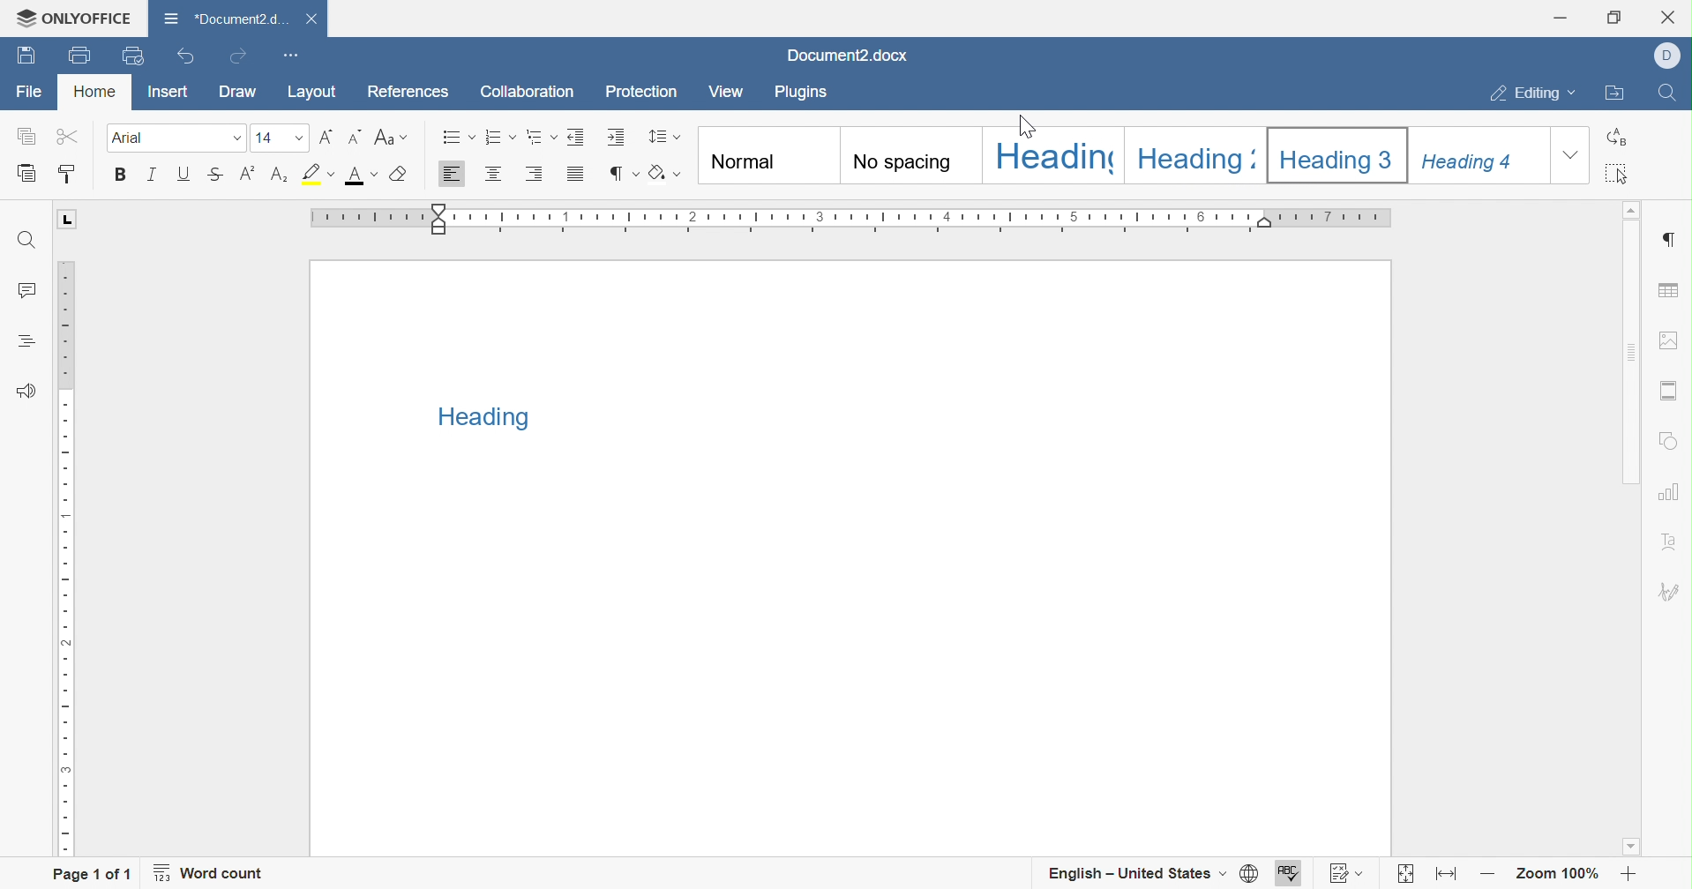  What do you see at coordinates (280, 177) in the screenshot?
I see `Subscript` at bounding box center [280, 177].